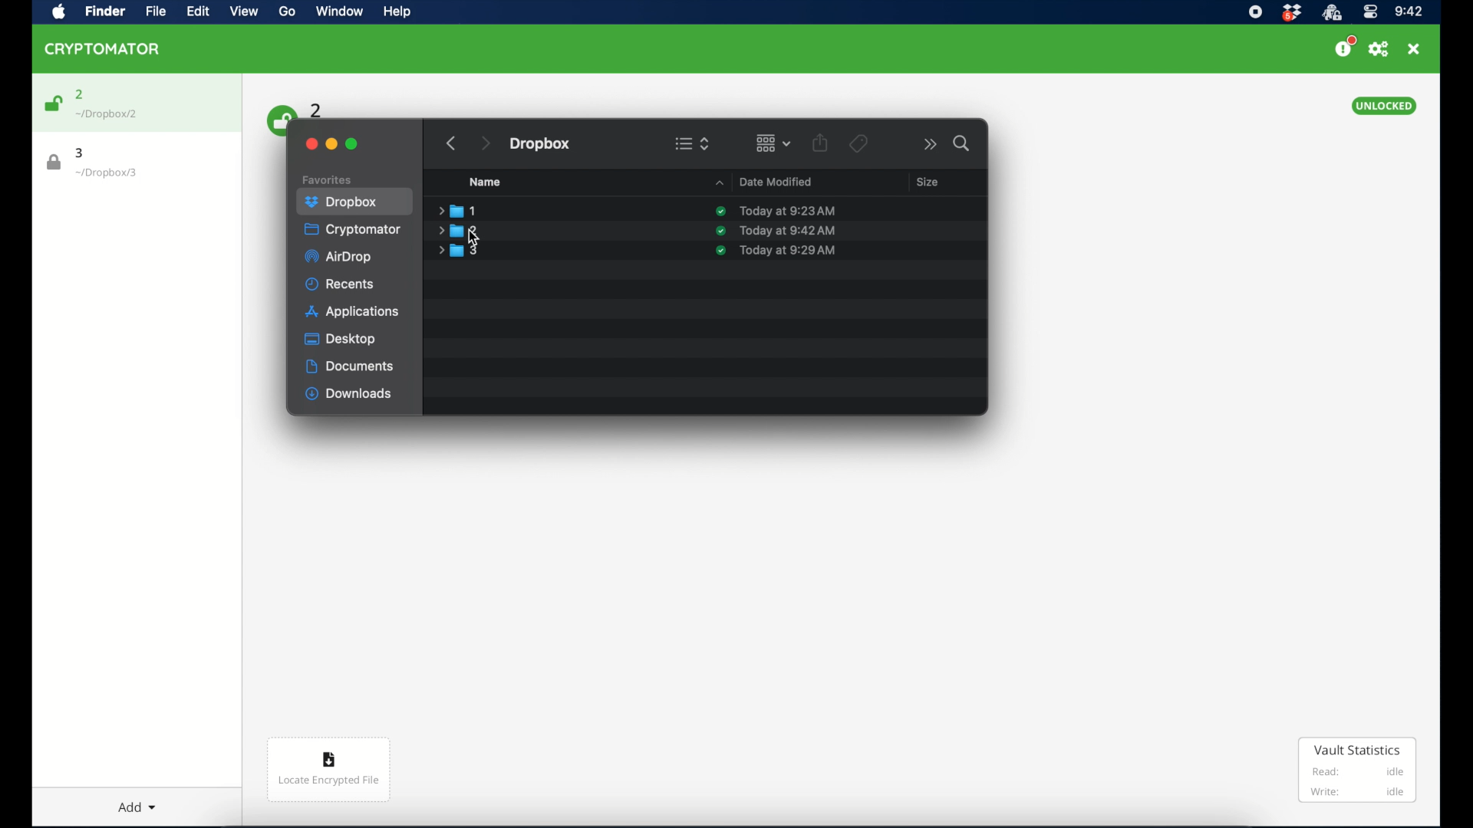 This screenshot has width=1473, height=828. What do you see at coordinates (352, 230) in the screenshot?
I see `cryptomator` at bounding box center [352, 230].